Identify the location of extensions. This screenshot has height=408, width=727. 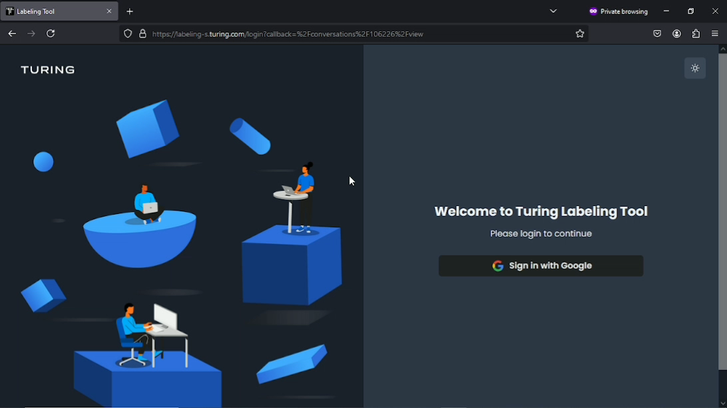
(695, 33).